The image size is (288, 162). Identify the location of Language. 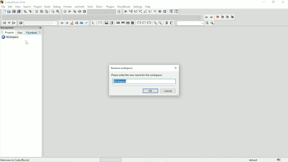
(279, 160).